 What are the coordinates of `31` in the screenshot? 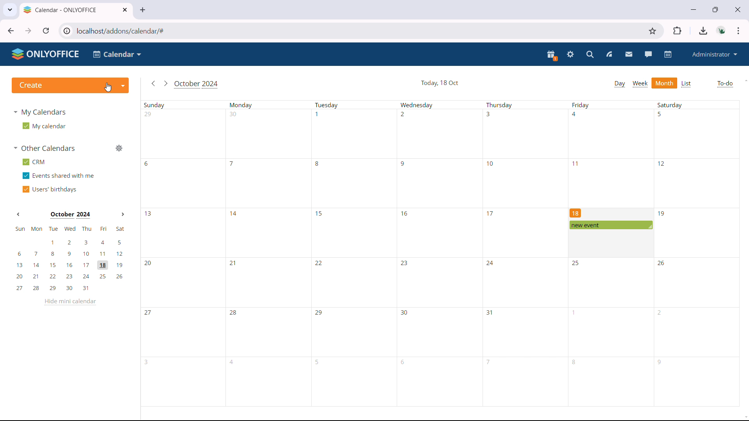 It's located at (490, 313).